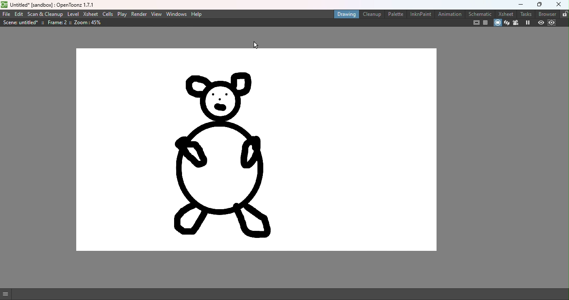  What do you see at coordinates (157, 15) in the screenshot?
I see `View` at bounding box center [157, 15].